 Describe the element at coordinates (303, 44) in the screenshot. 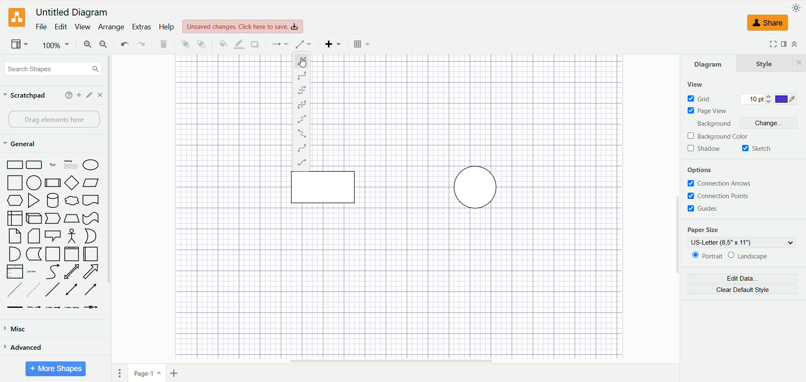

I see `waypoint` at that location.